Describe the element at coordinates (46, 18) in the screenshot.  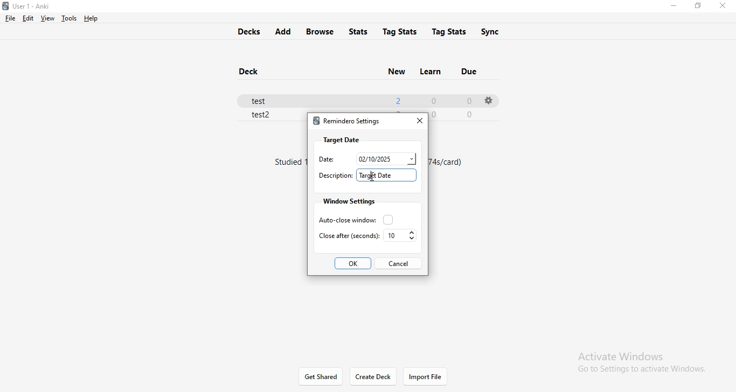
I see `view` at that location.